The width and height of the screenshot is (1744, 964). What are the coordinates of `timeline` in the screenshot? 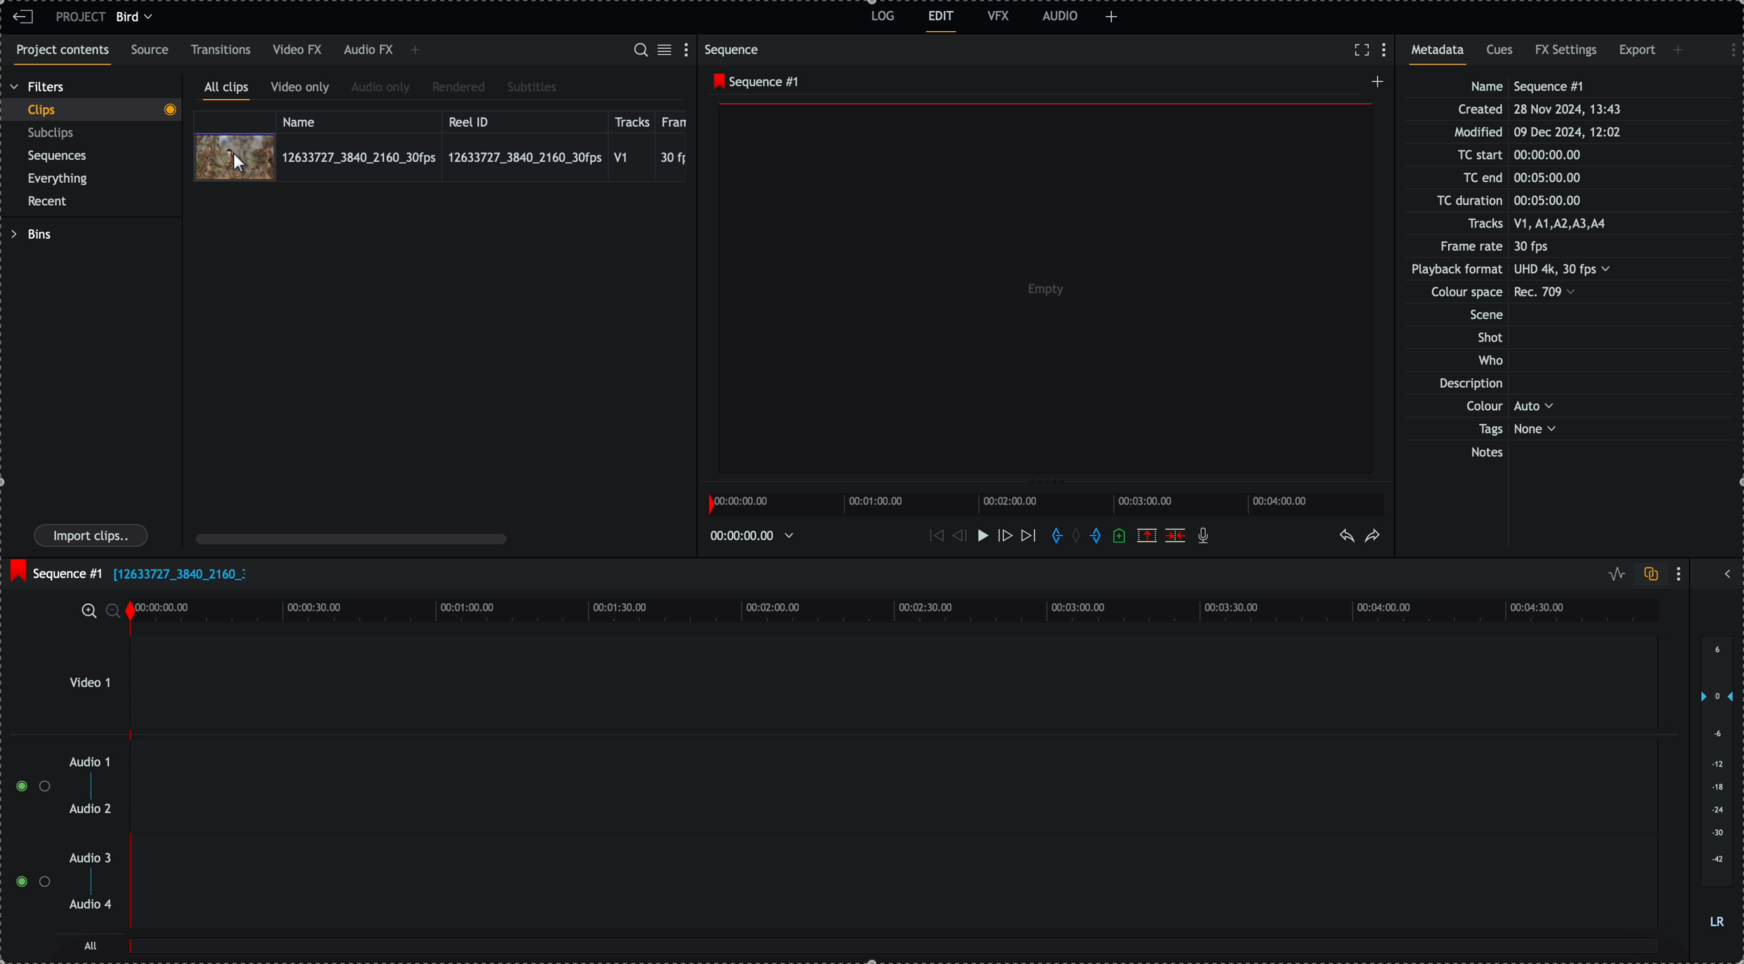 It's located at (892, 609).